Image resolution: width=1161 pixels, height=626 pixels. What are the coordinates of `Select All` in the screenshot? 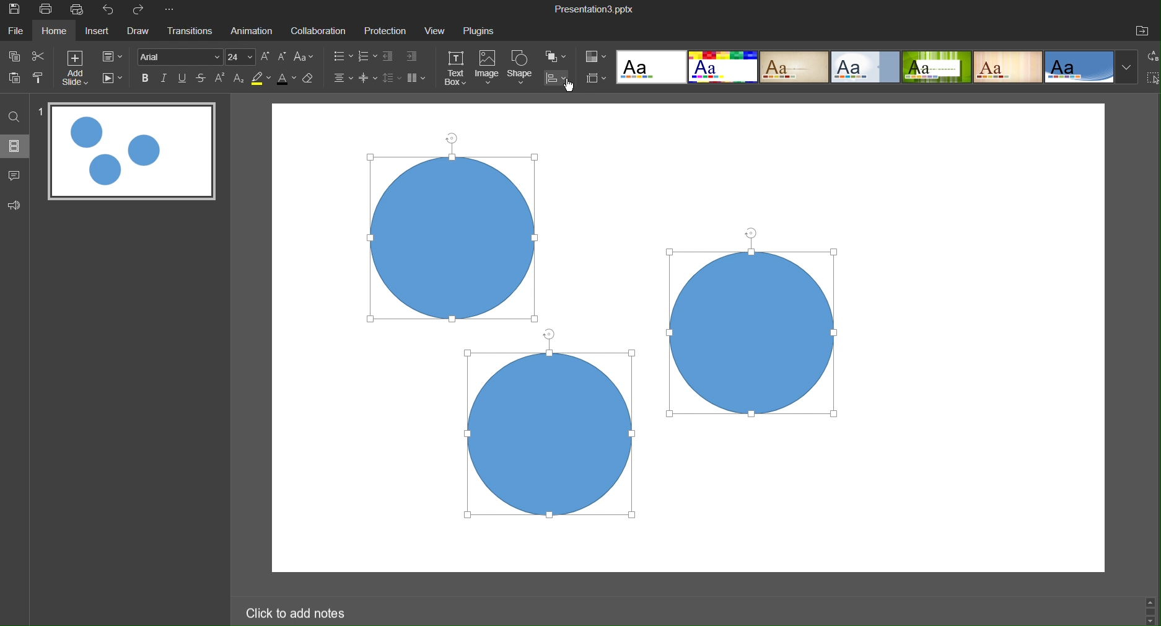 It's located at (1153, 79).